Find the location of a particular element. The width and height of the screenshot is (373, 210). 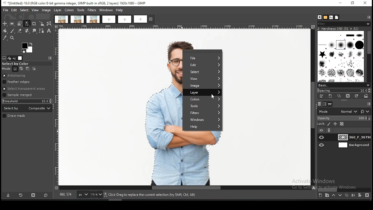

move tool is located at coordinates (5, 24).